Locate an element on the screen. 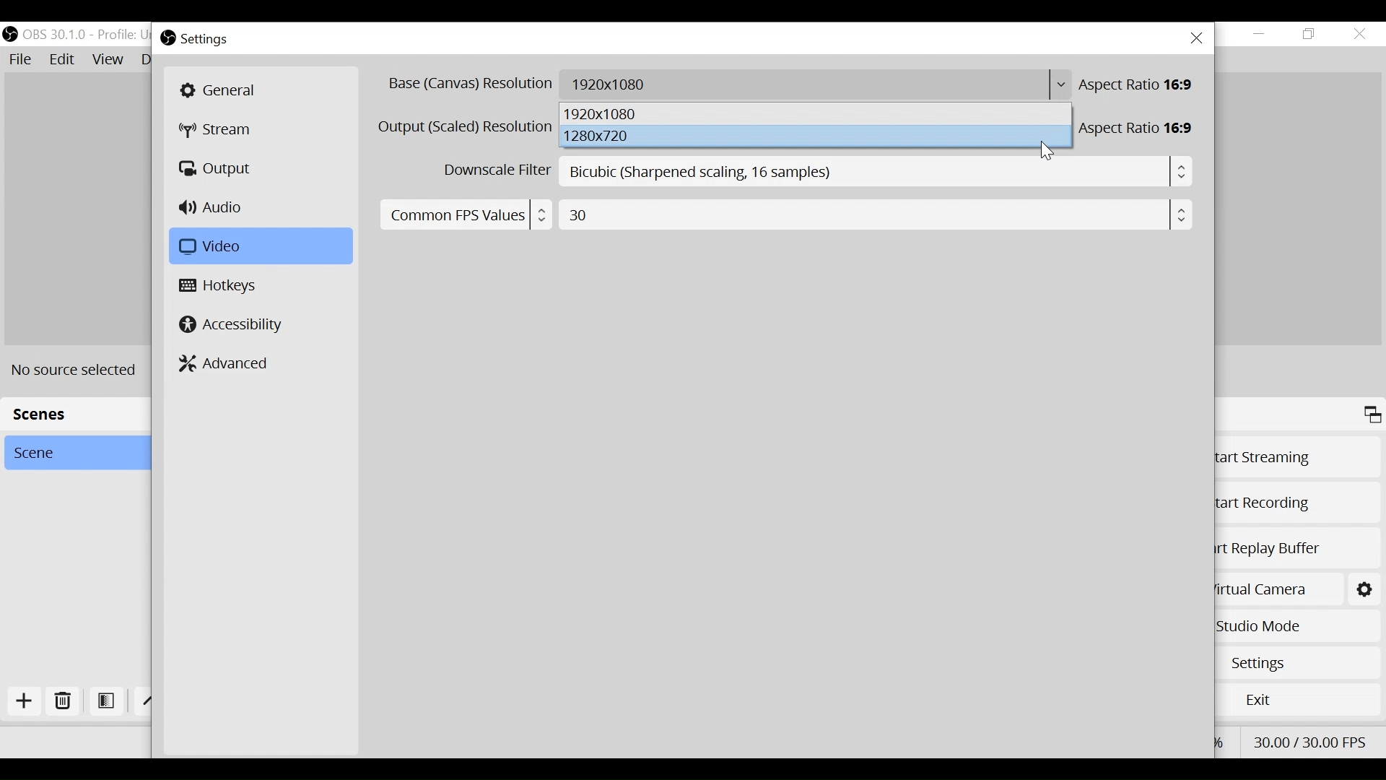 The height and width of the screenshot is (780, 1386). Restore is located at coordinates (1309, 34).